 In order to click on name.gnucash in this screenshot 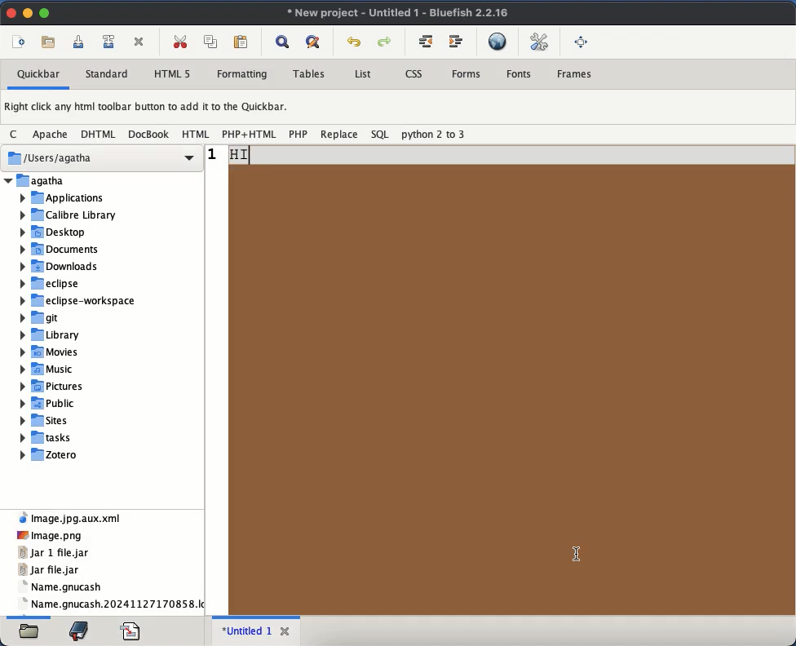, I will do `click(64, 586)`.